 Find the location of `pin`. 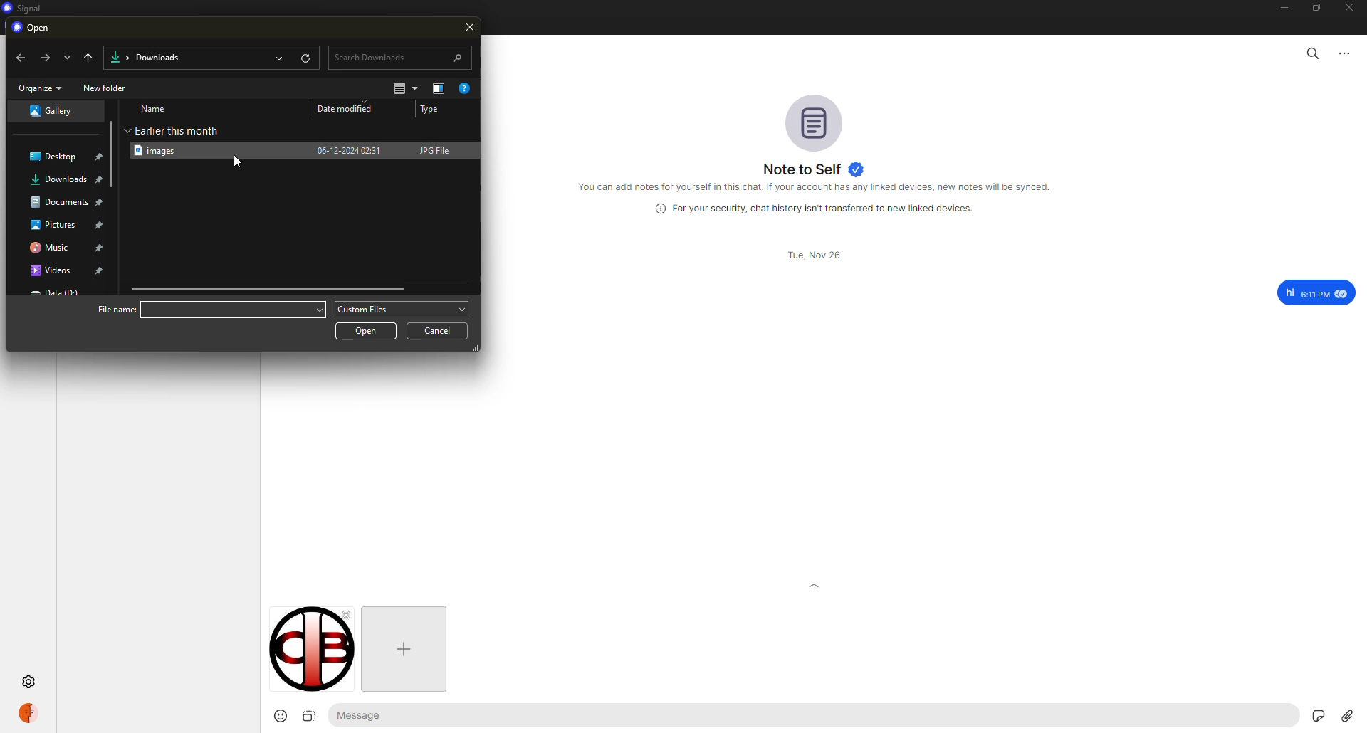

pin is located at coordinates (101, 157).